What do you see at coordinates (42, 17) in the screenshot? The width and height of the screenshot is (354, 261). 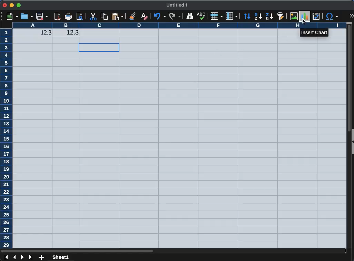 I see `save` at bounding box center [42, 17].